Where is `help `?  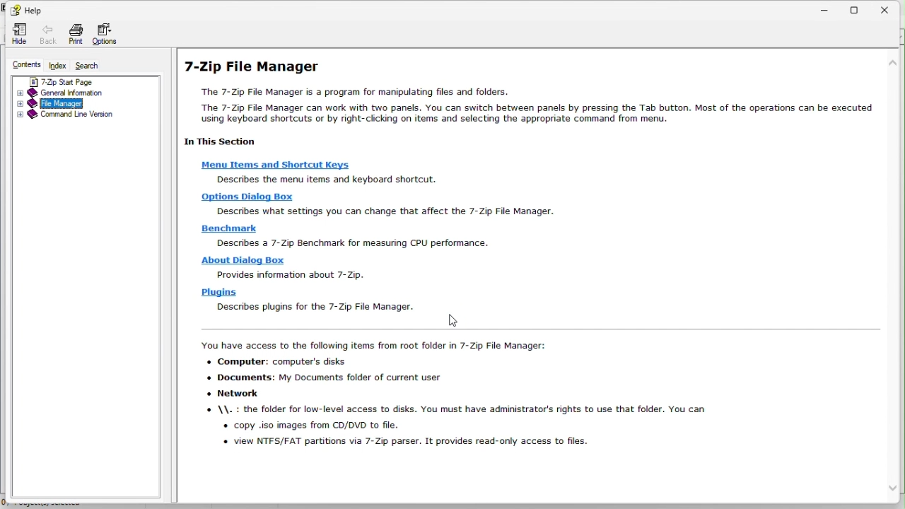
help  is located at coordinates (25, 9).